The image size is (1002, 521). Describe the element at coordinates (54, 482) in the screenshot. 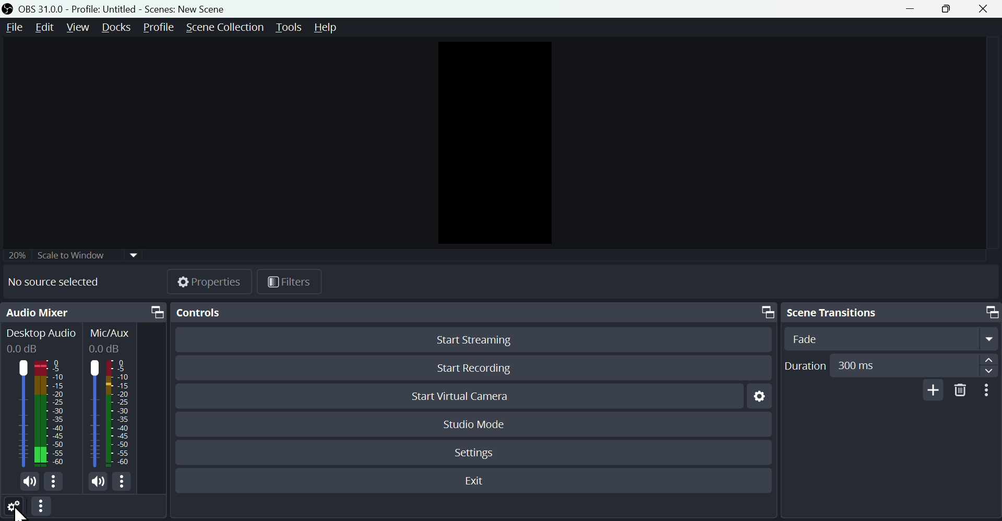

I see `More options` at that location.